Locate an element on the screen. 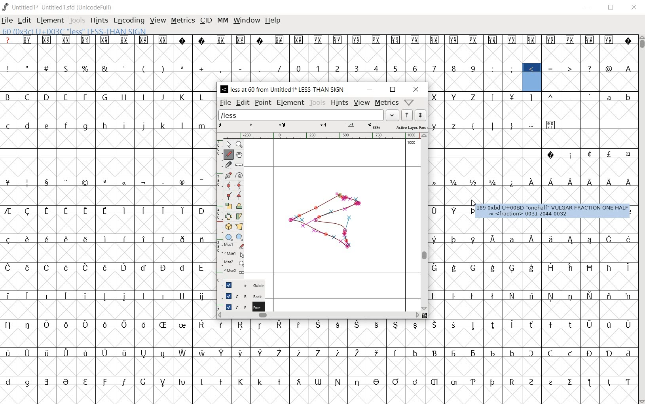  small letters y z is located at coordinates (448, 125).